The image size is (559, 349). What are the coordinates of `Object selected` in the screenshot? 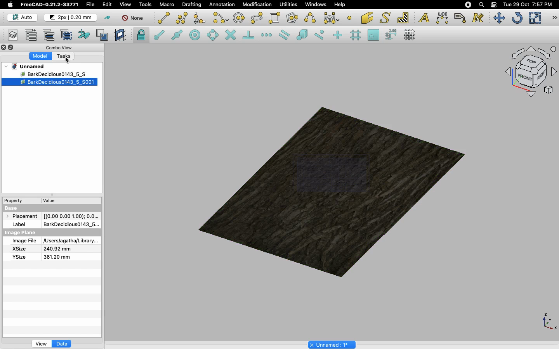 It's located at (333, 188).